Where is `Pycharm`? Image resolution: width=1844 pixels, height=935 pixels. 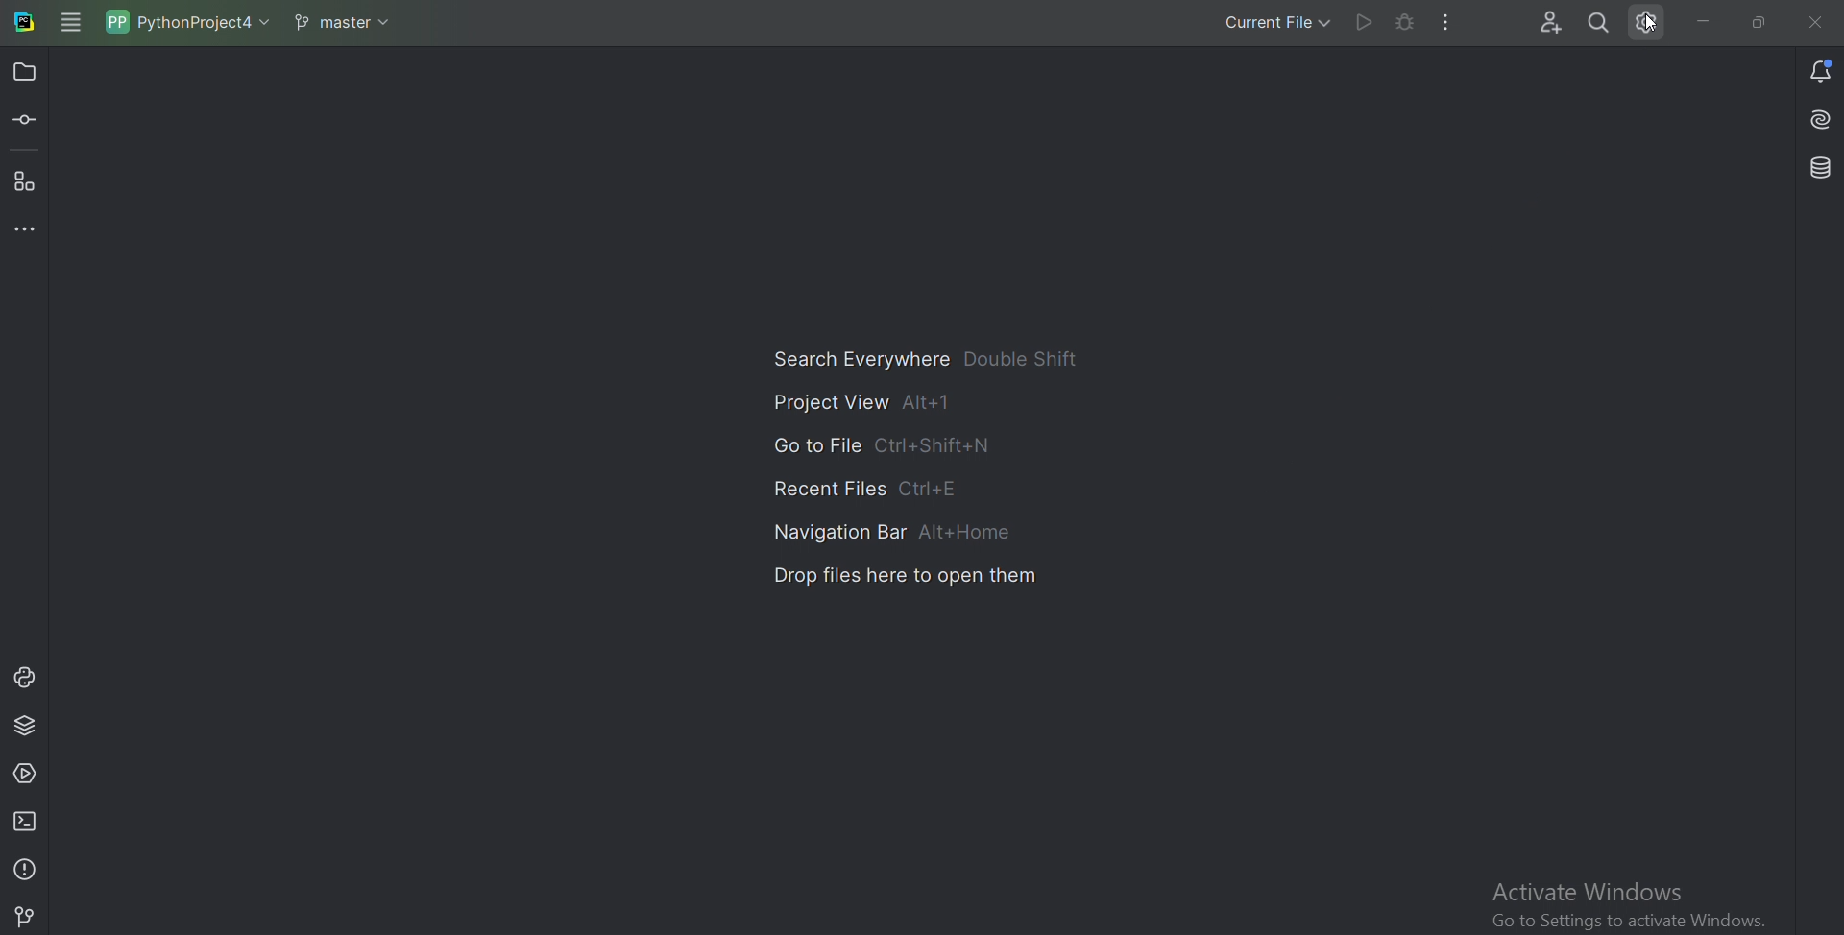 Pycharm is located at coordinates (25, 22).